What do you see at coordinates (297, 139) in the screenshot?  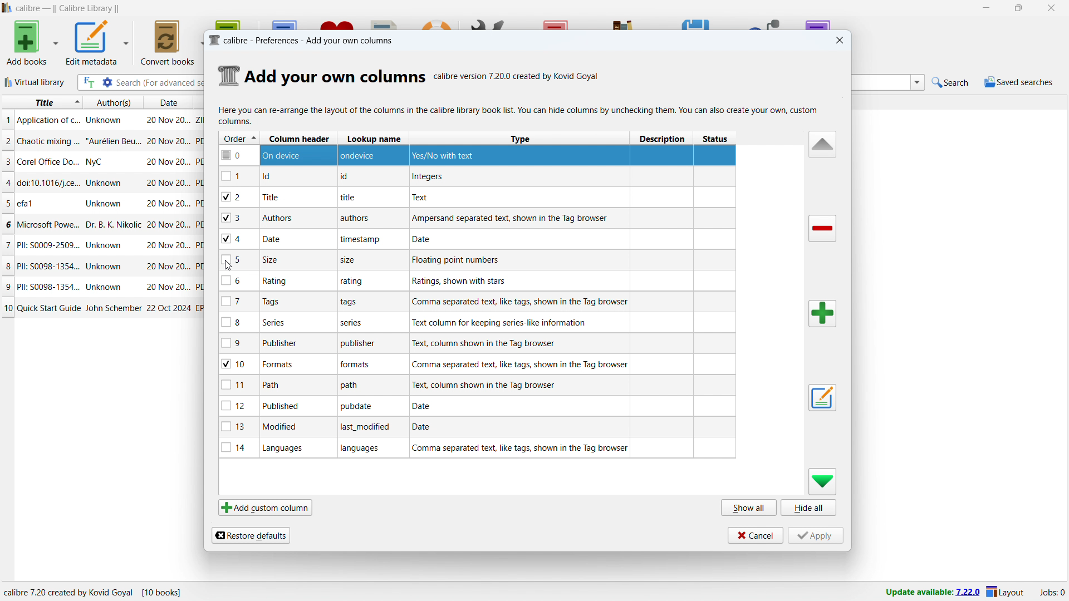 I see `column header` at bounding box center [297, 139].